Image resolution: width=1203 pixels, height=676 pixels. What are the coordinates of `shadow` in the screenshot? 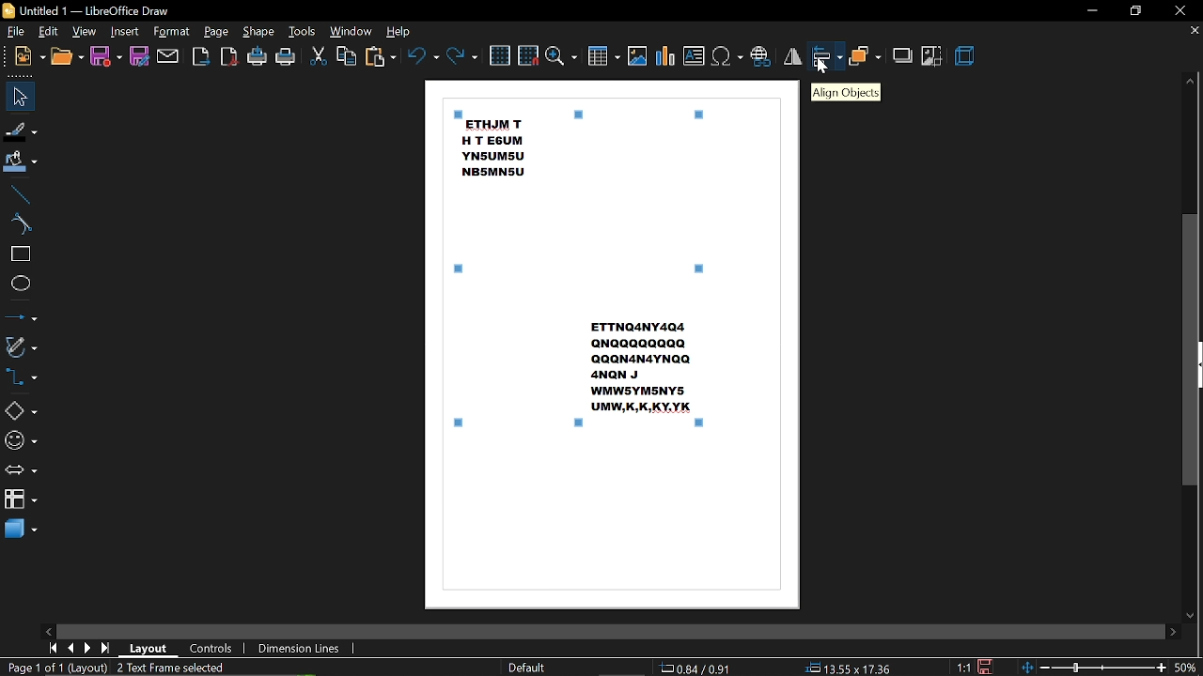 It's located at (902, 55).